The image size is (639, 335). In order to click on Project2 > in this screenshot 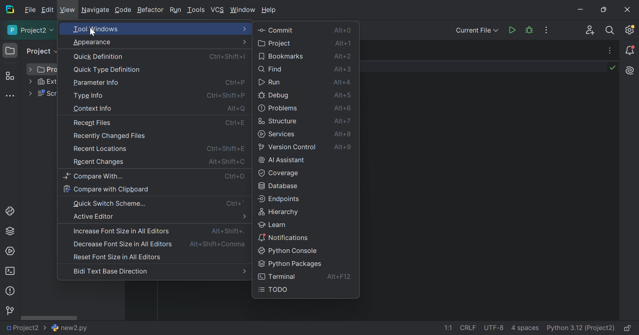, I will do `click(25, 328)`.